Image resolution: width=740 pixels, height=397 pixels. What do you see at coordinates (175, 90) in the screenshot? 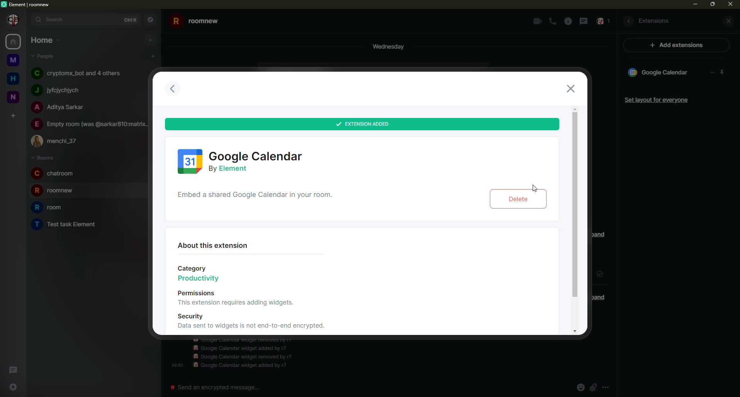
I see `previous` at bounding box center [175, 90].